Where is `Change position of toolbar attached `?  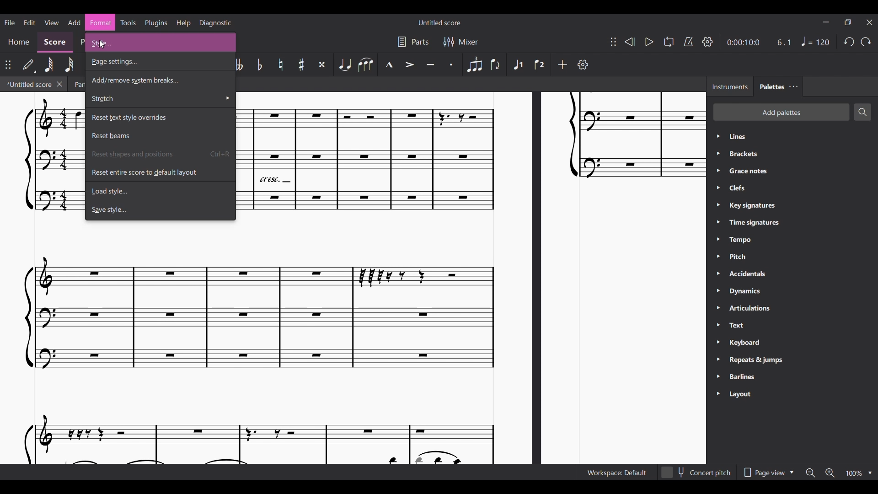
Change position of toolbar attached  is located at coordinates (8, 64).